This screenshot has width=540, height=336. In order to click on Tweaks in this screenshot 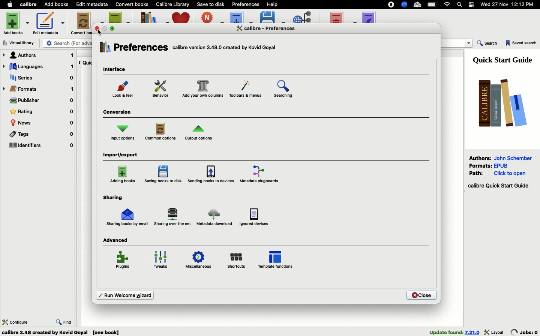, I will do `click(163, 260)`.